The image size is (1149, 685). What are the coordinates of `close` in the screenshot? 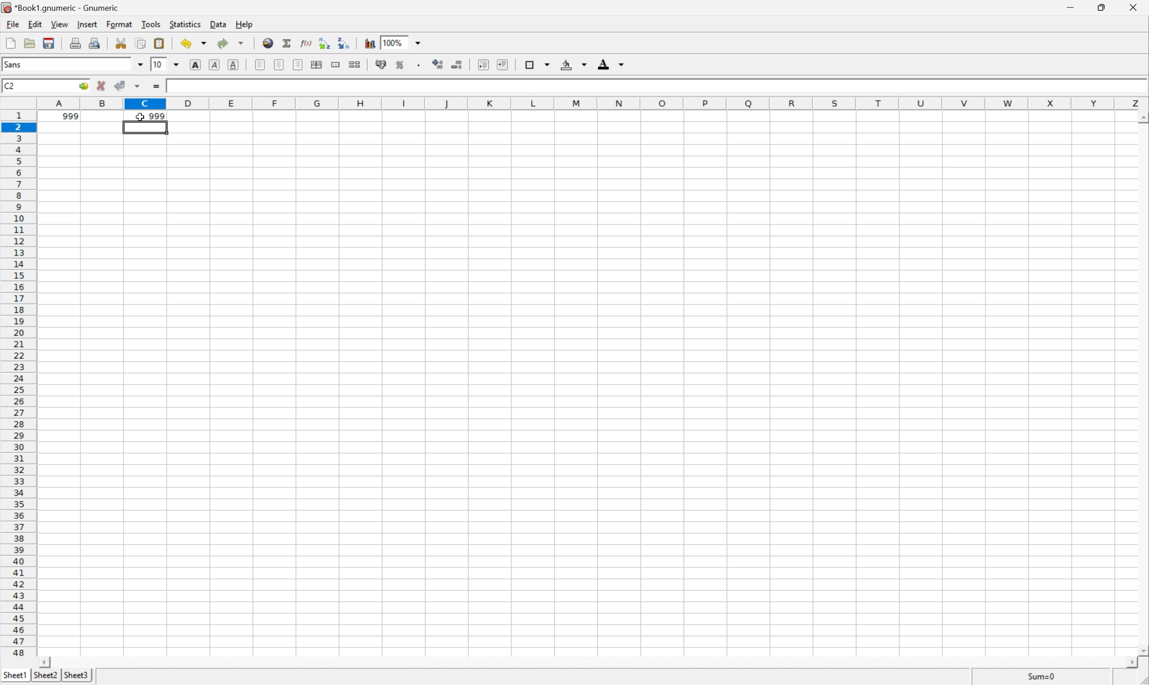 It's located at (1135, 8).